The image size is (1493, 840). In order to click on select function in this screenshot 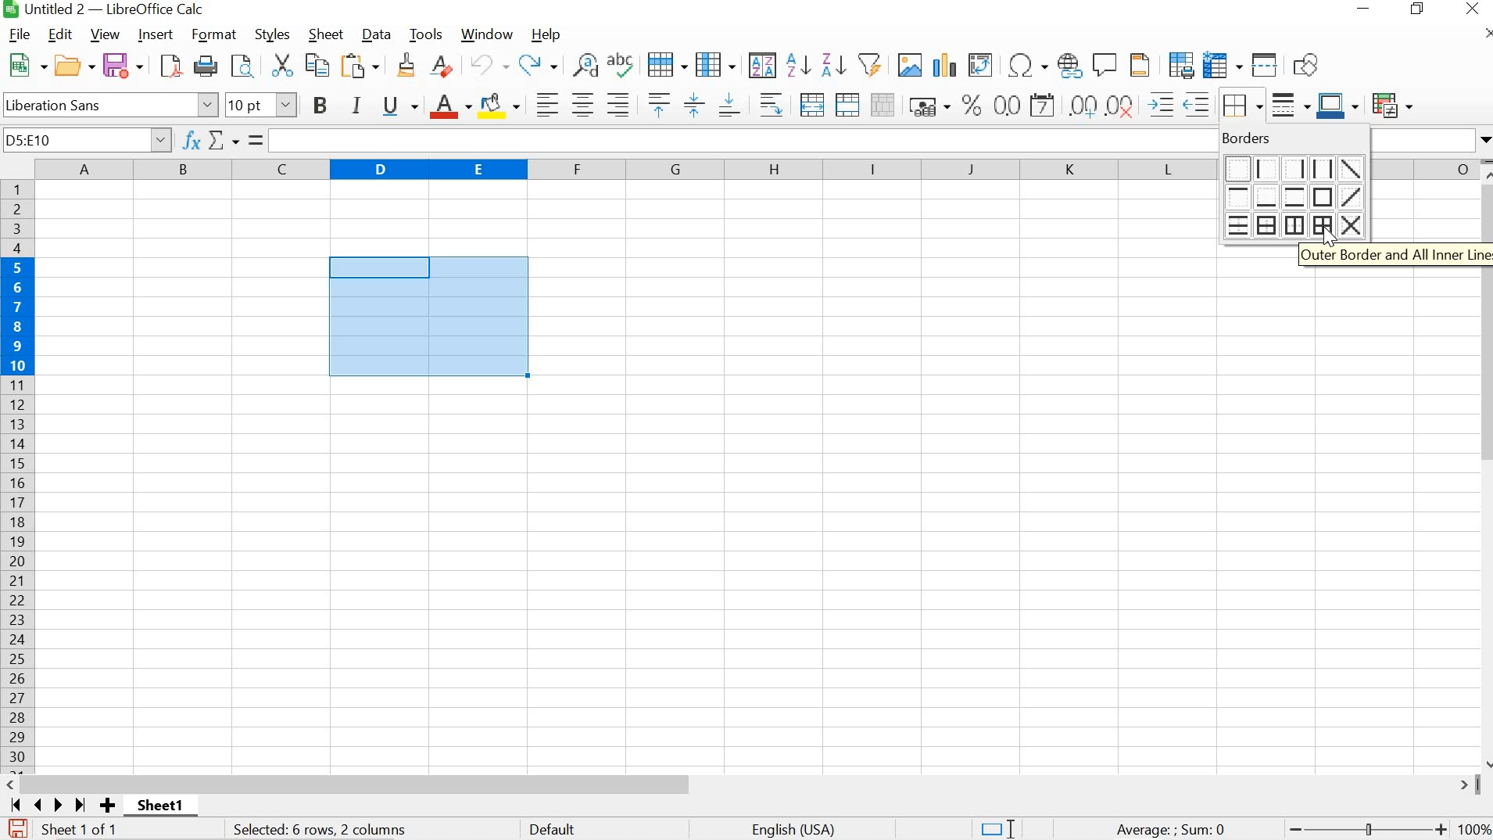, I will do `click(235, 140)`.